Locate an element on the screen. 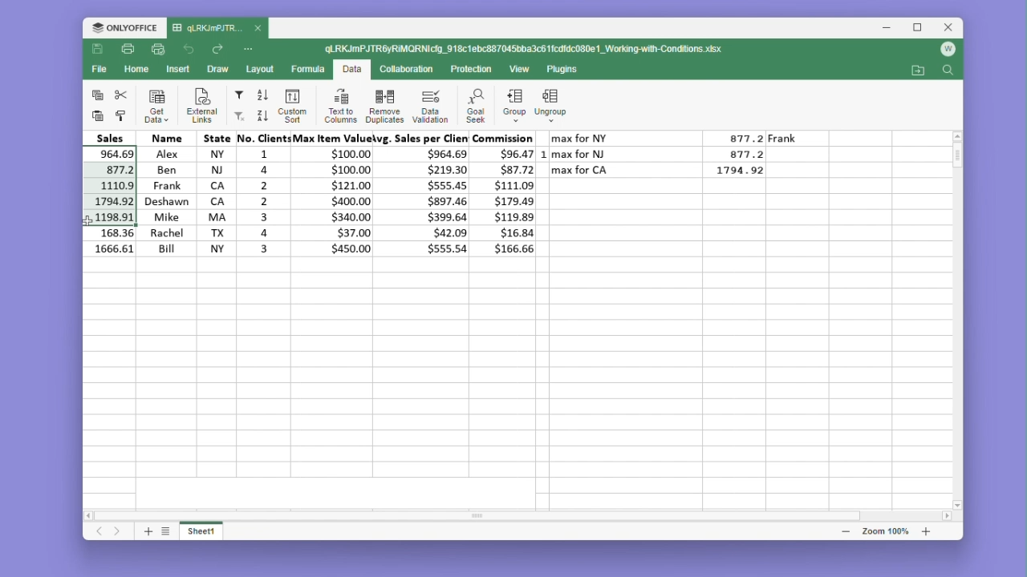 The width and height of the screenshot is (1027, 577).  is located at coordinates (138, 69).